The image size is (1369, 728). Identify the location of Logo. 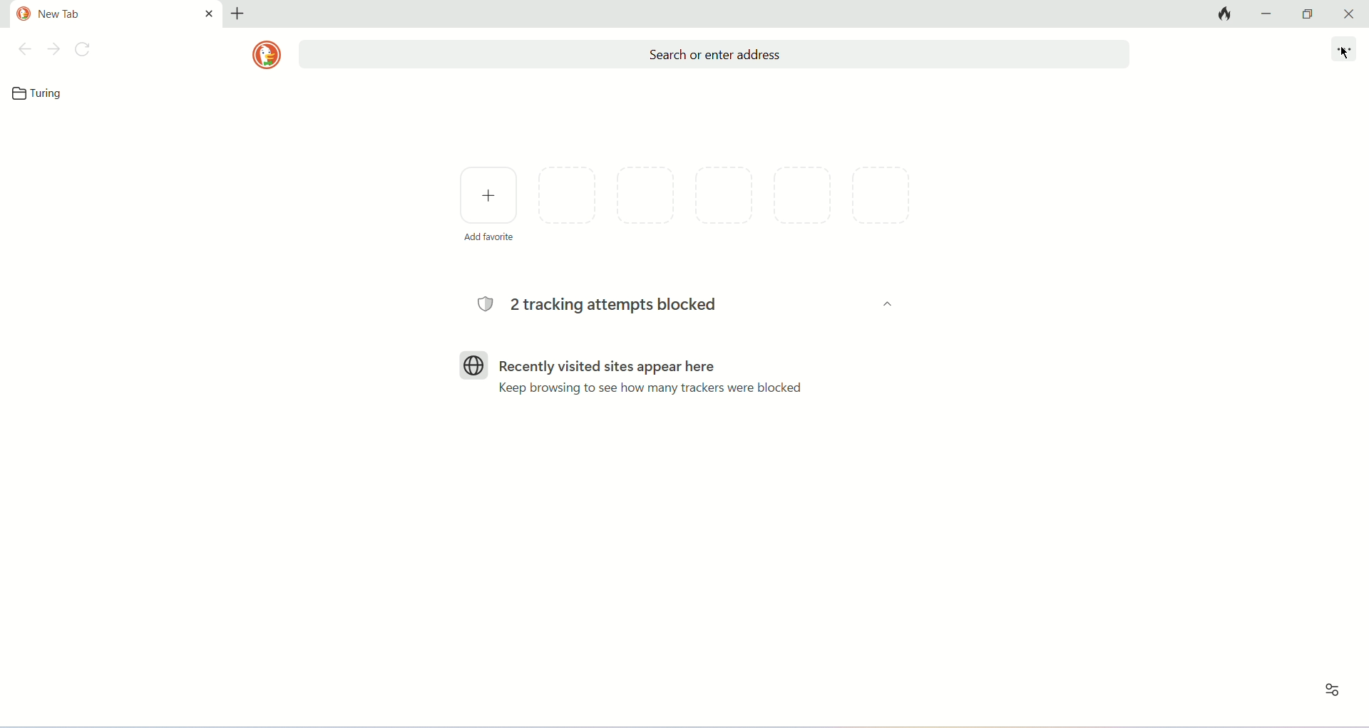
(474, 364).